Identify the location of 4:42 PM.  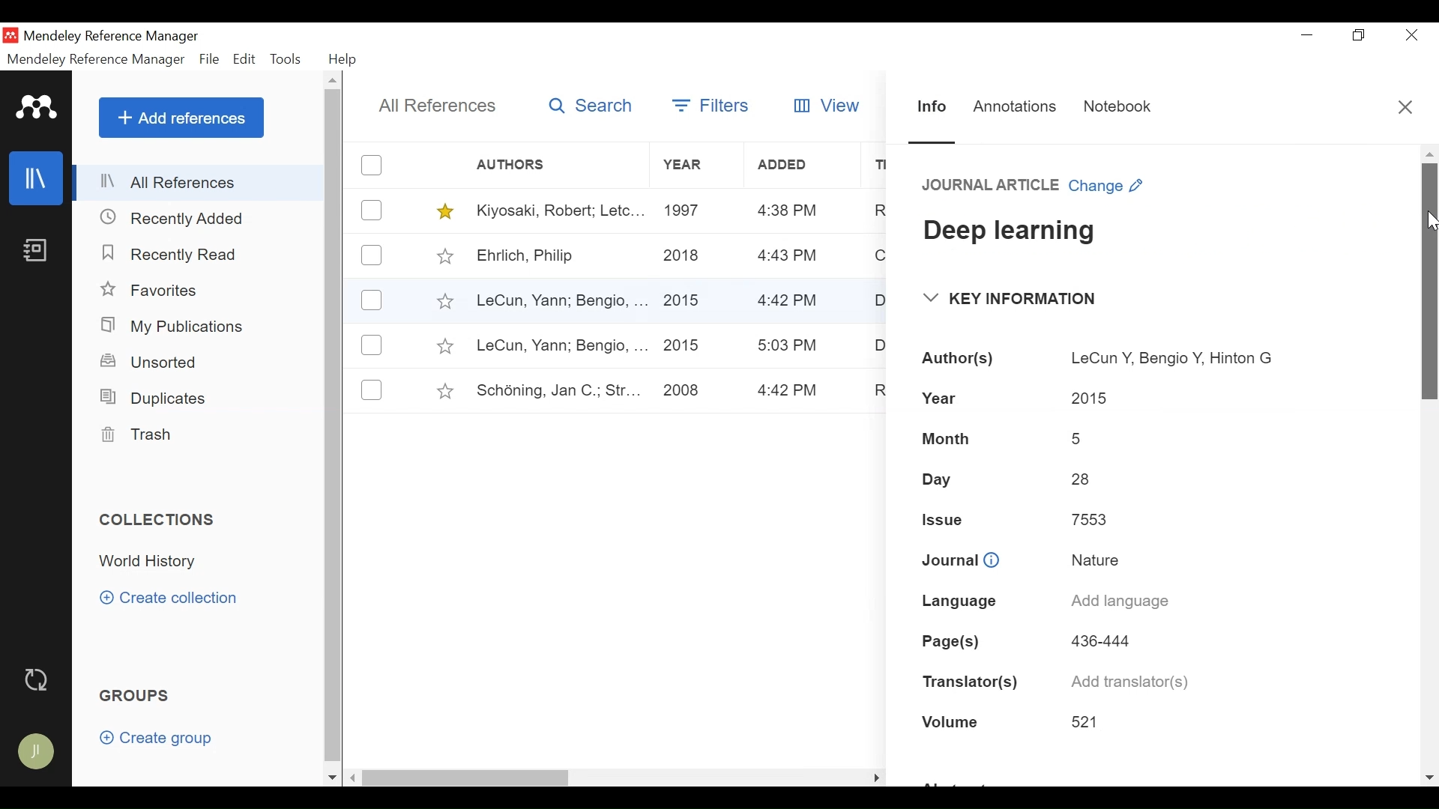
(789, 302).